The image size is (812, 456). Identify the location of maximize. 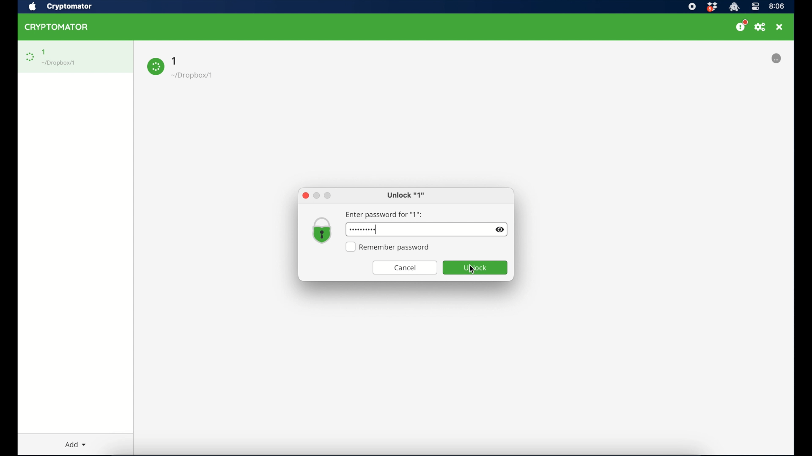
(328, 196).